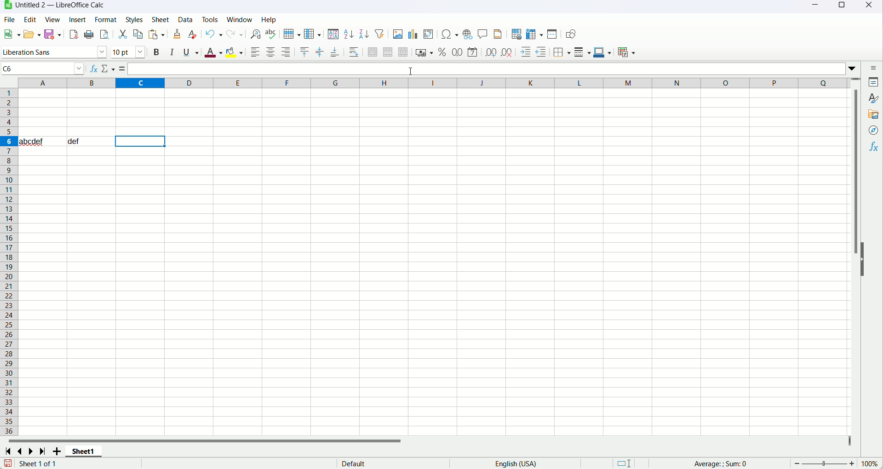  Describe the element at coordinates (872, 131) in the screenshot. I see `navigator` at that location.